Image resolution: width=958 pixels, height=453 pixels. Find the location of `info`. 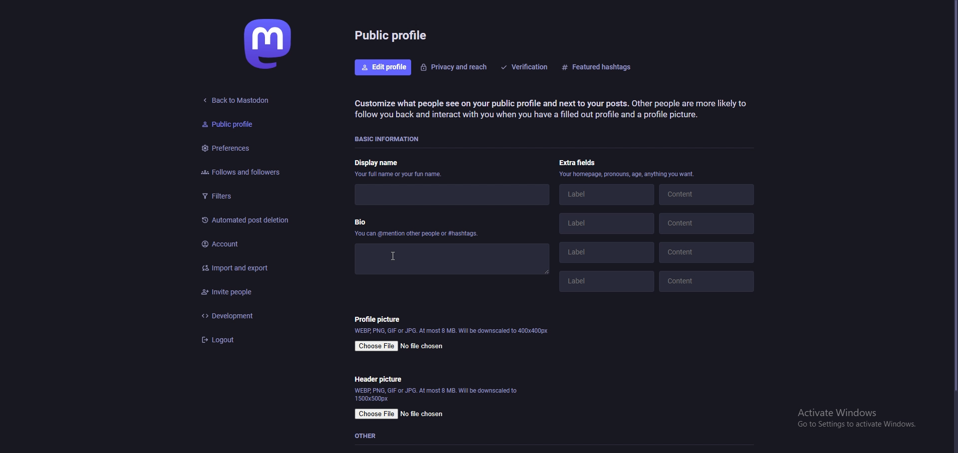

info is located at coordinates (452, 330).